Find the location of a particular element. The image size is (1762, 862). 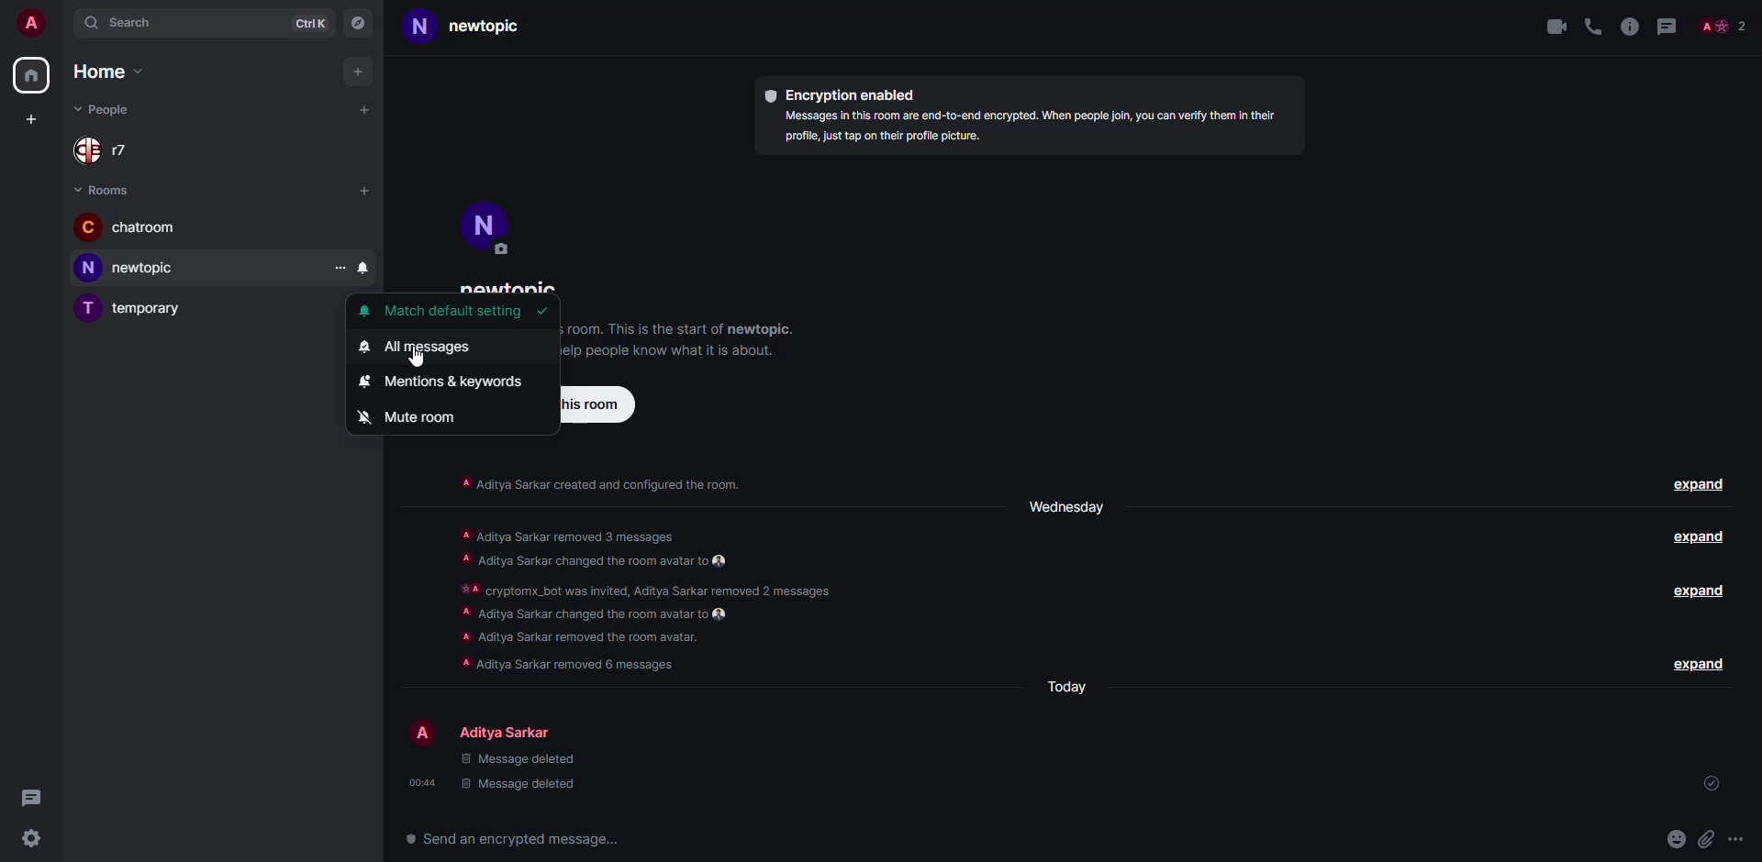

more is located at coordinates (1735, 839).